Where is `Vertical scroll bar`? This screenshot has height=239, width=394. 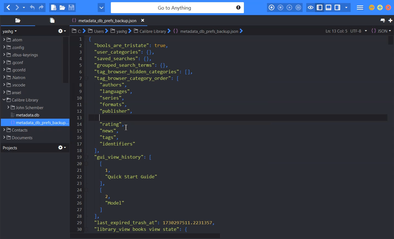 Vertical scroll bar is located at coordinates (389, 134).